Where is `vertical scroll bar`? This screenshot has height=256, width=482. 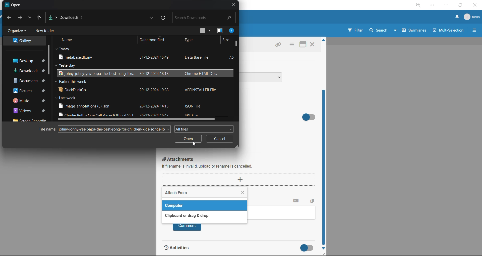
vertical scroll bar is located at coordinates (238, 45).